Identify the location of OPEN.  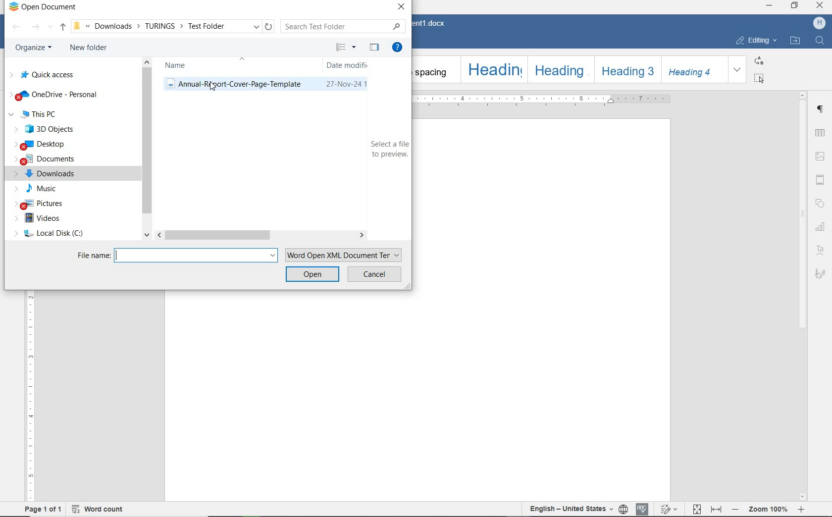
(312, 274).